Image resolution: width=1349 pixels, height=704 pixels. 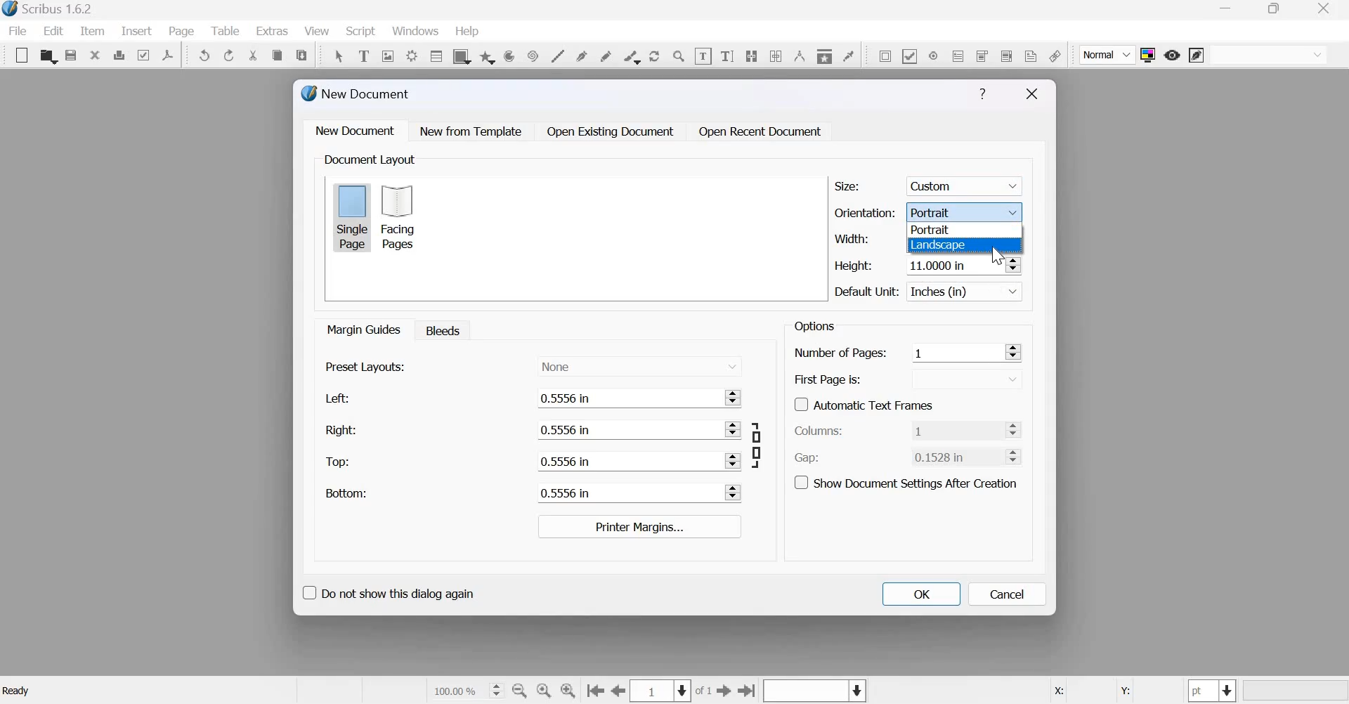 What do you see at coordinates (733, 429) in the screenshot?
I see `Increase and Decrease` at bounding box center [733, 429].